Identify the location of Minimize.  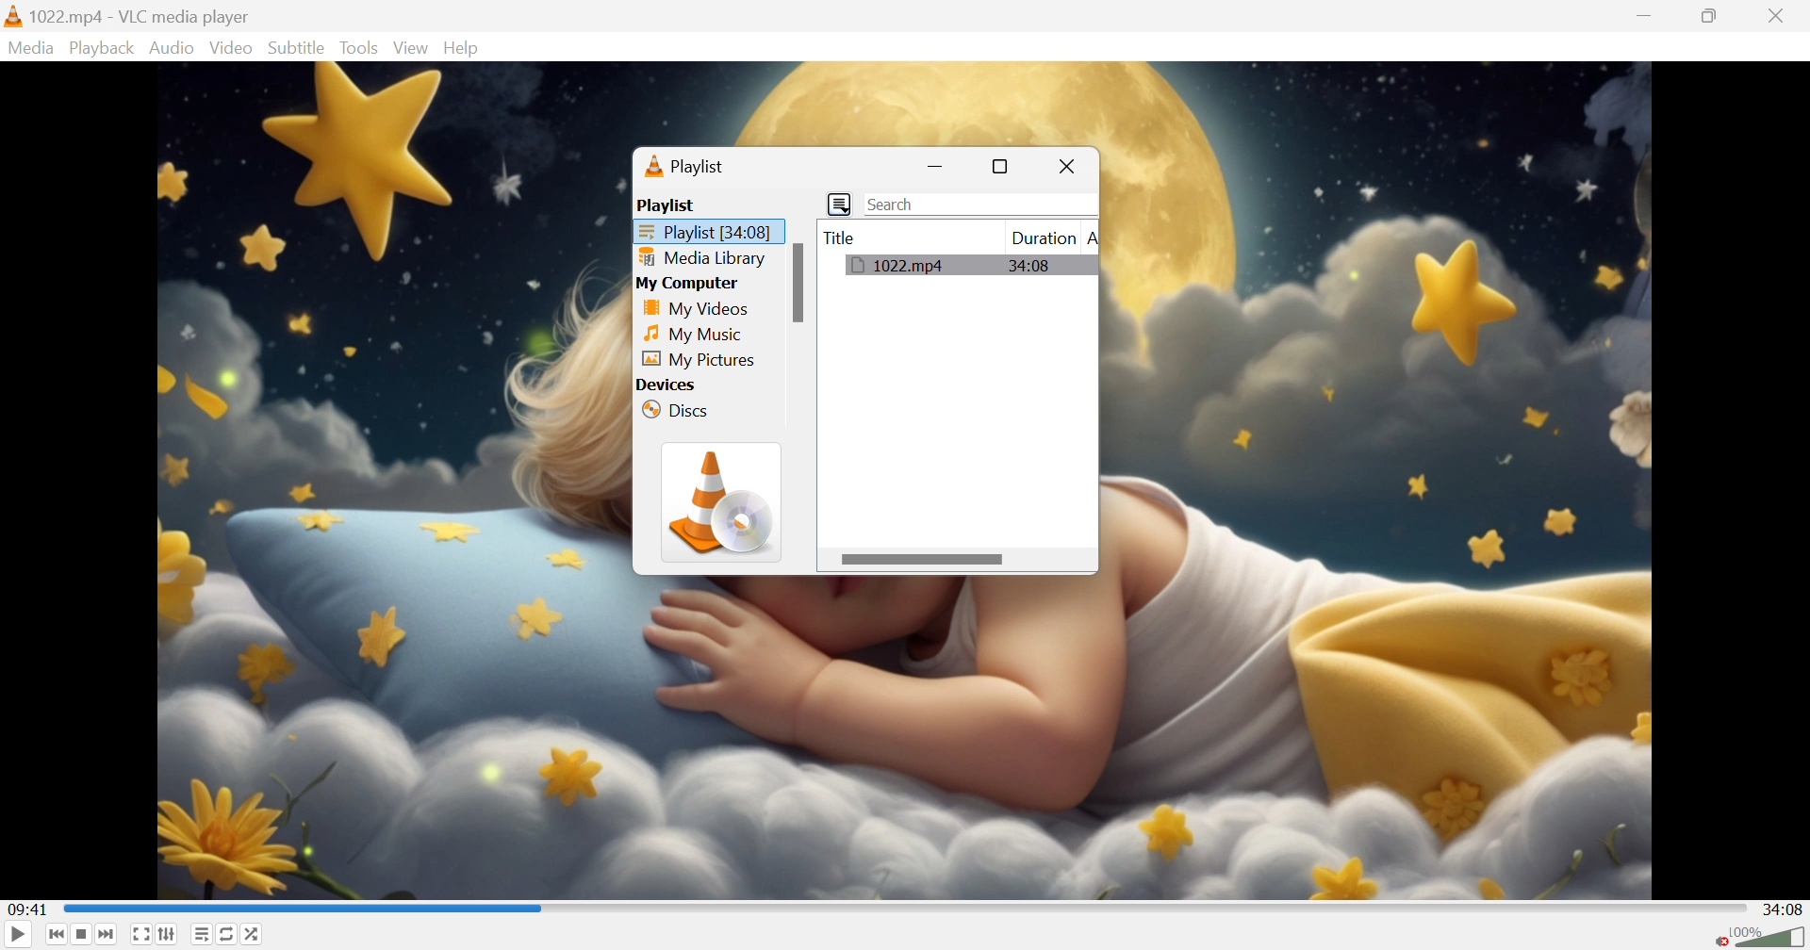
(1644, 16).